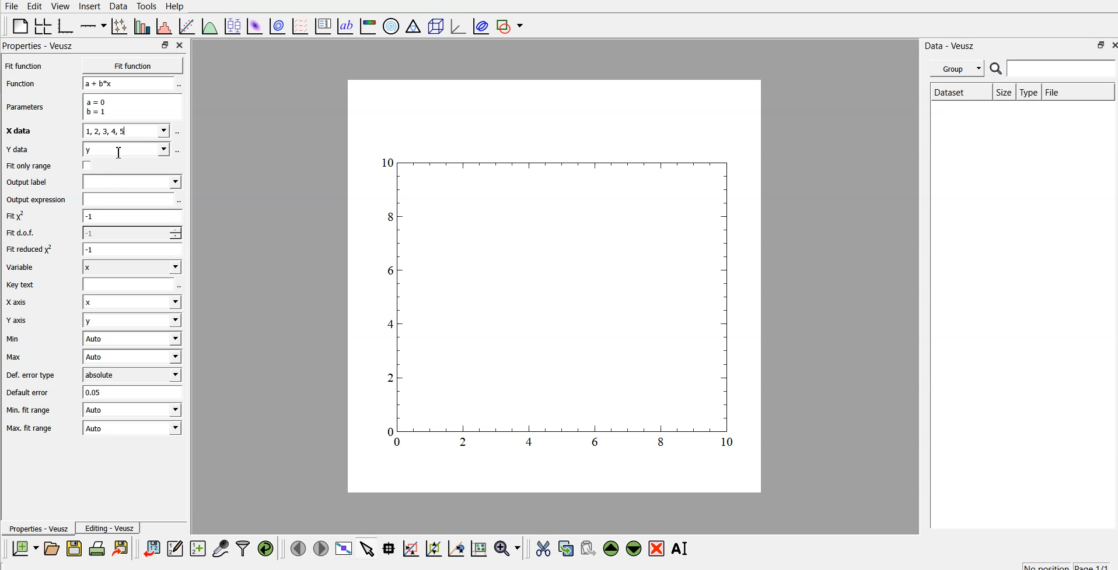 The height and width of the screenshot is (570, 1118). I want to click on Max, so click(29, 357).